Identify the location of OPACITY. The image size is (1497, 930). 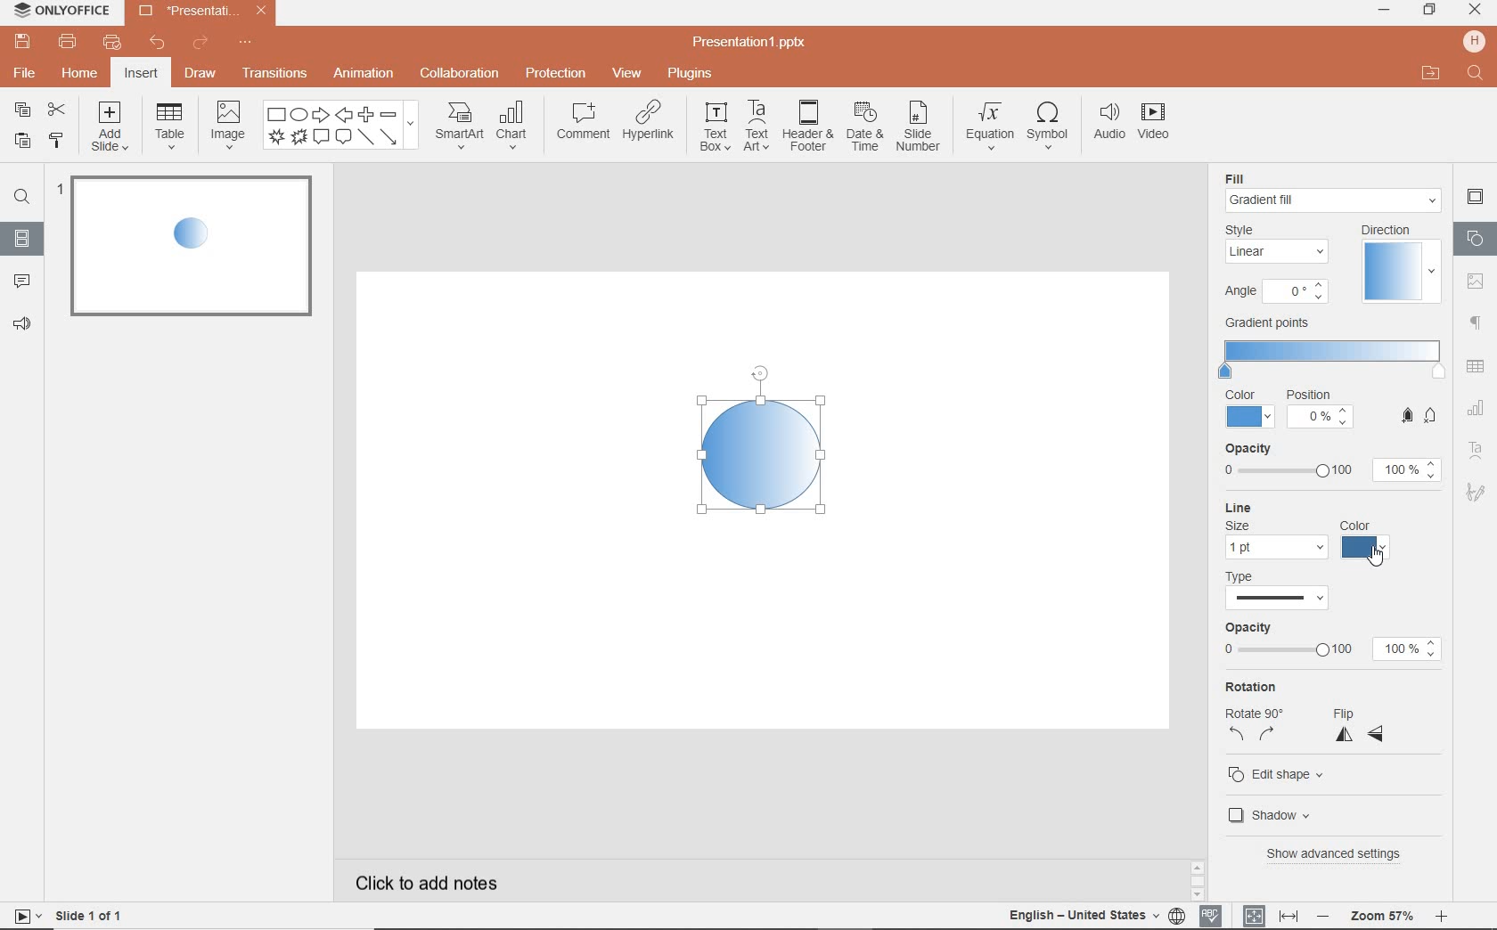
(1331, 464).